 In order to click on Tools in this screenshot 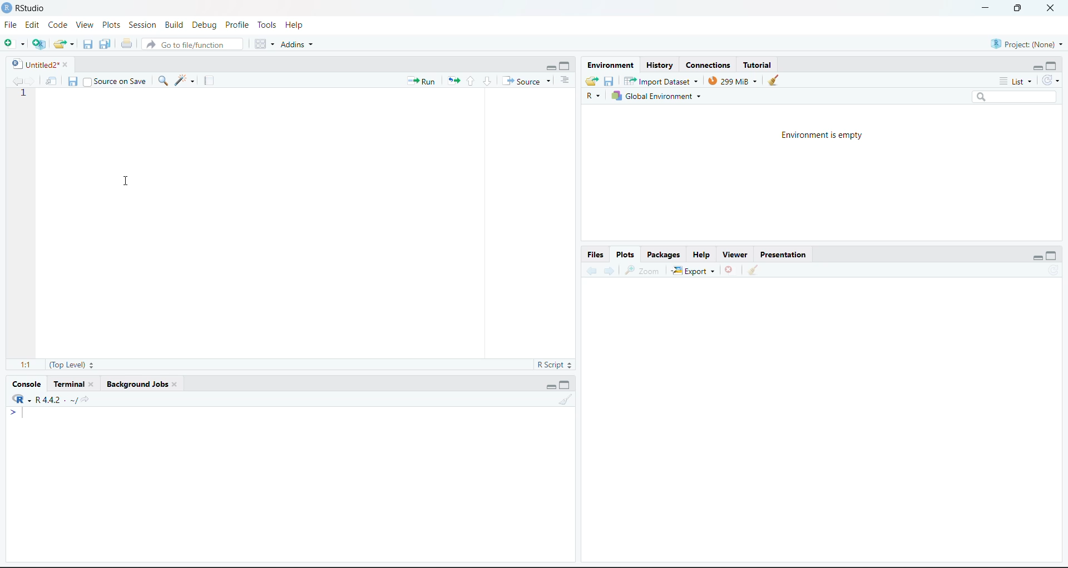, I will do `click(270, 25)`.